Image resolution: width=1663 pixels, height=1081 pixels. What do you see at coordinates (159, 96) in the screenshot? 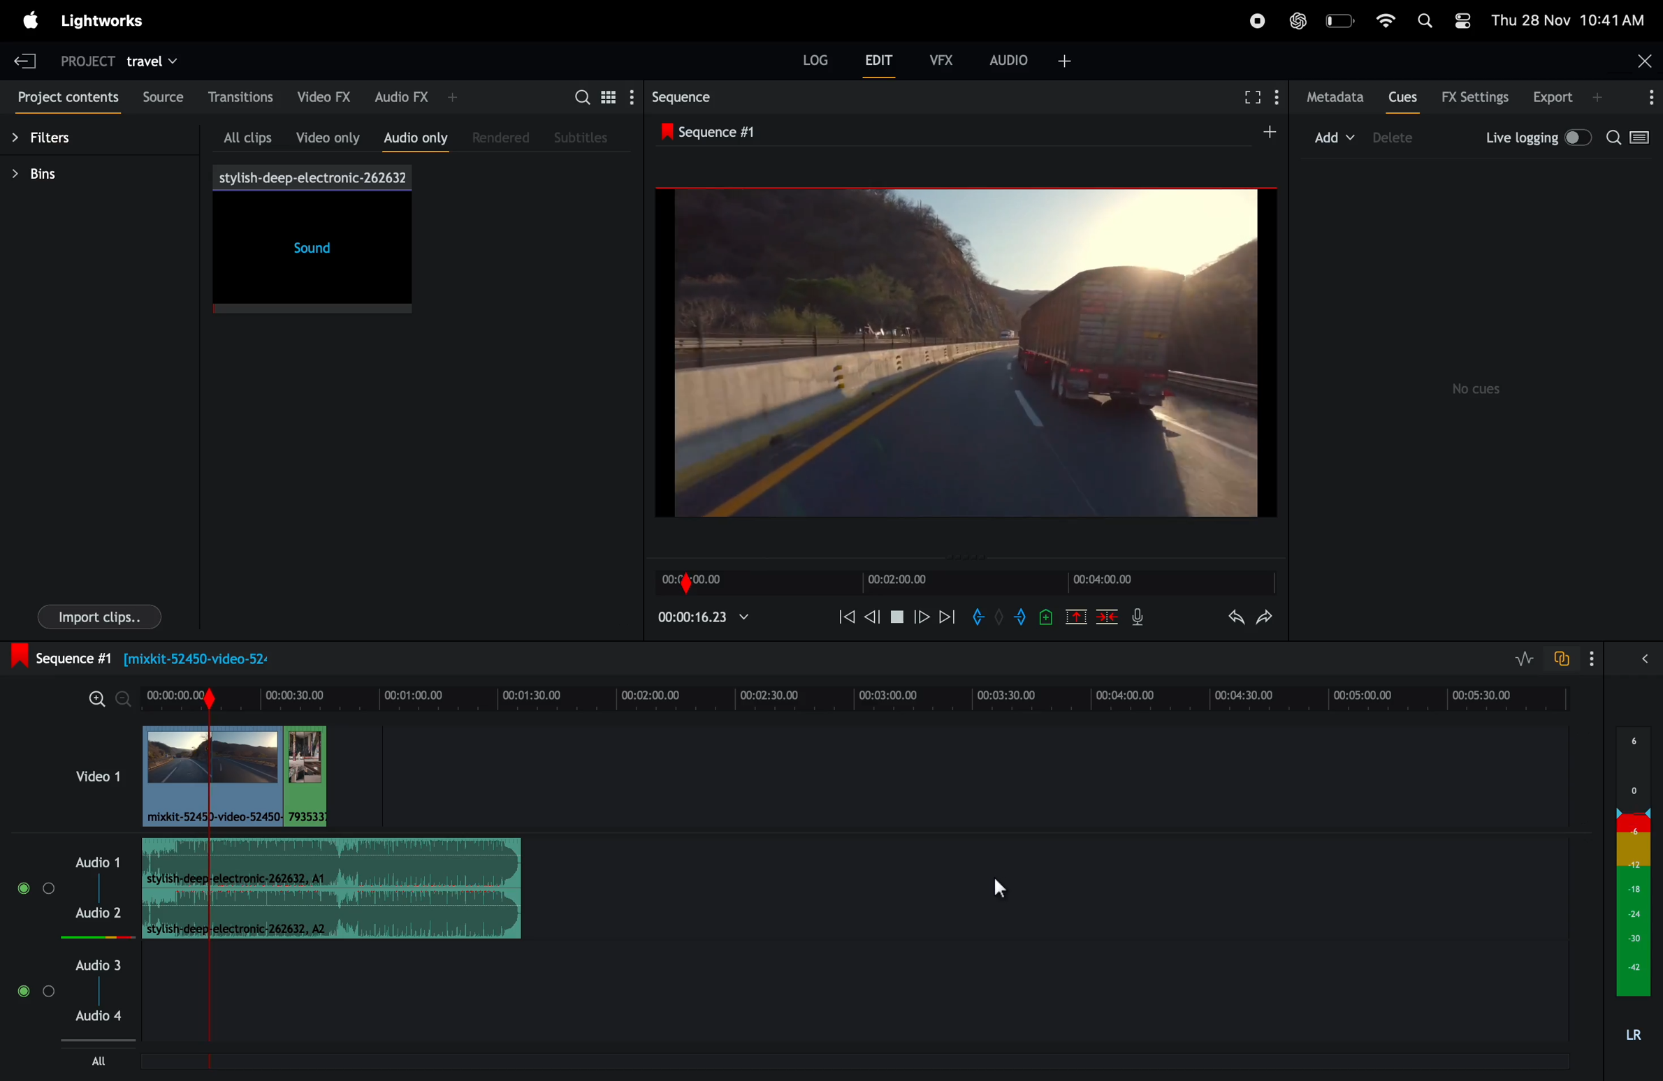
I see `source` at bounding box center [159, 96].